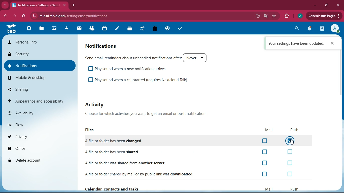 The width and height of the screenshot is (344, 193). What do you see at coordinates (341, 77) in the screenshot?
I see `scrollbar` at bounding box center [341, 77].